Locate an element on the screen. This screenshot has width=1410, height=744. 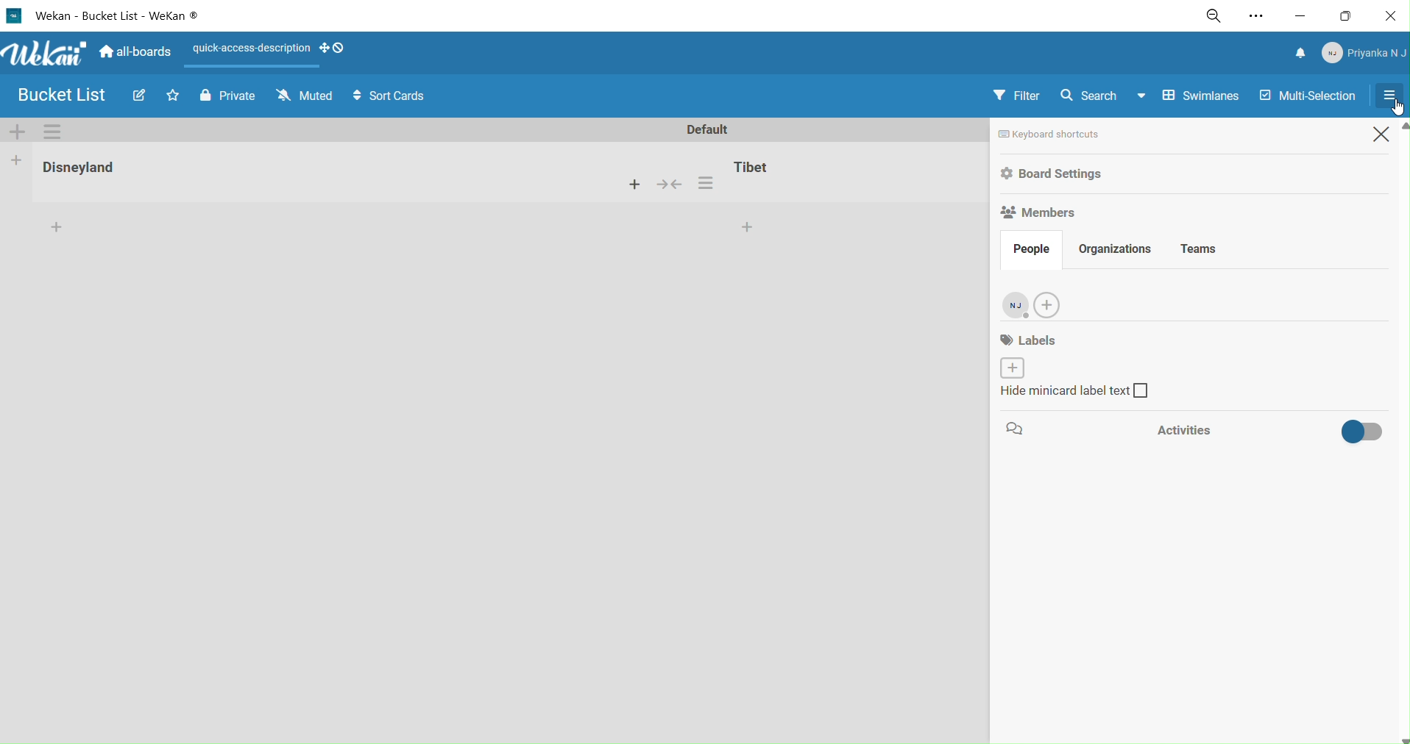
settings and more is located at coordinates (1254, 17).